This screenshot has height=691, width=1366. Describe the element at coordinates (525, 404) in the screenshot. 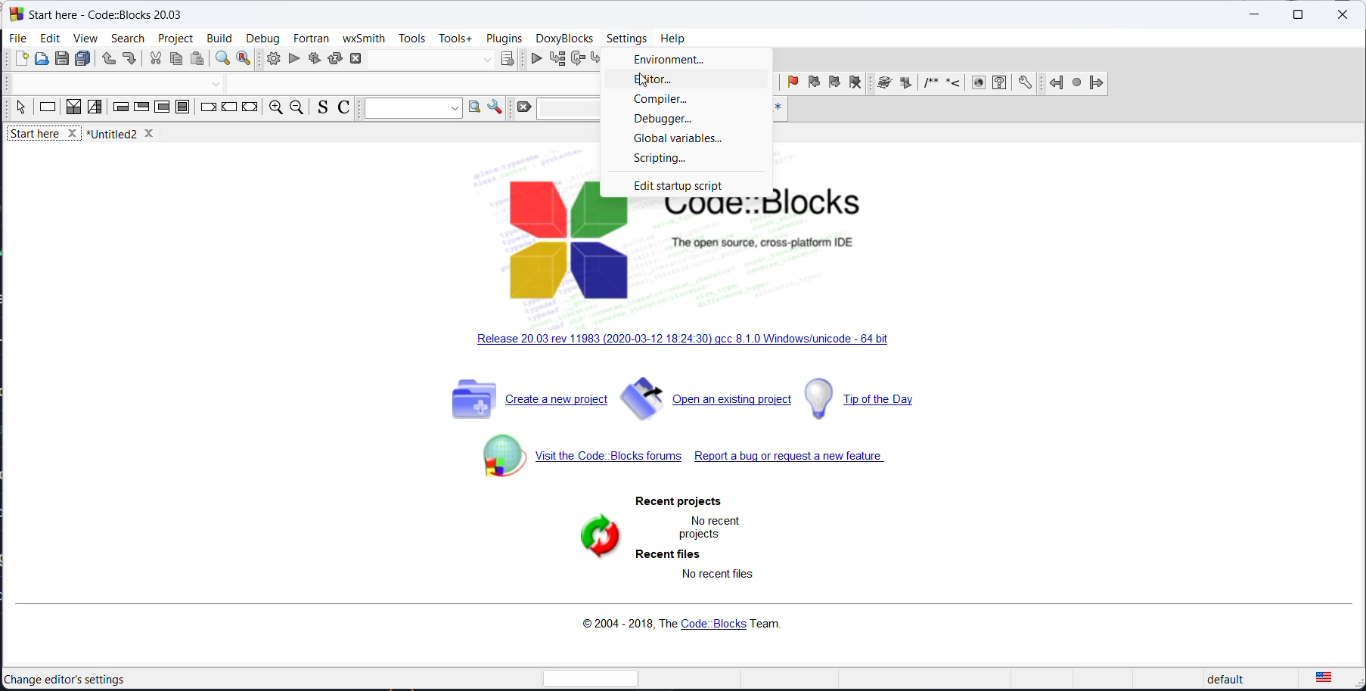

I see `create new project` at that location.